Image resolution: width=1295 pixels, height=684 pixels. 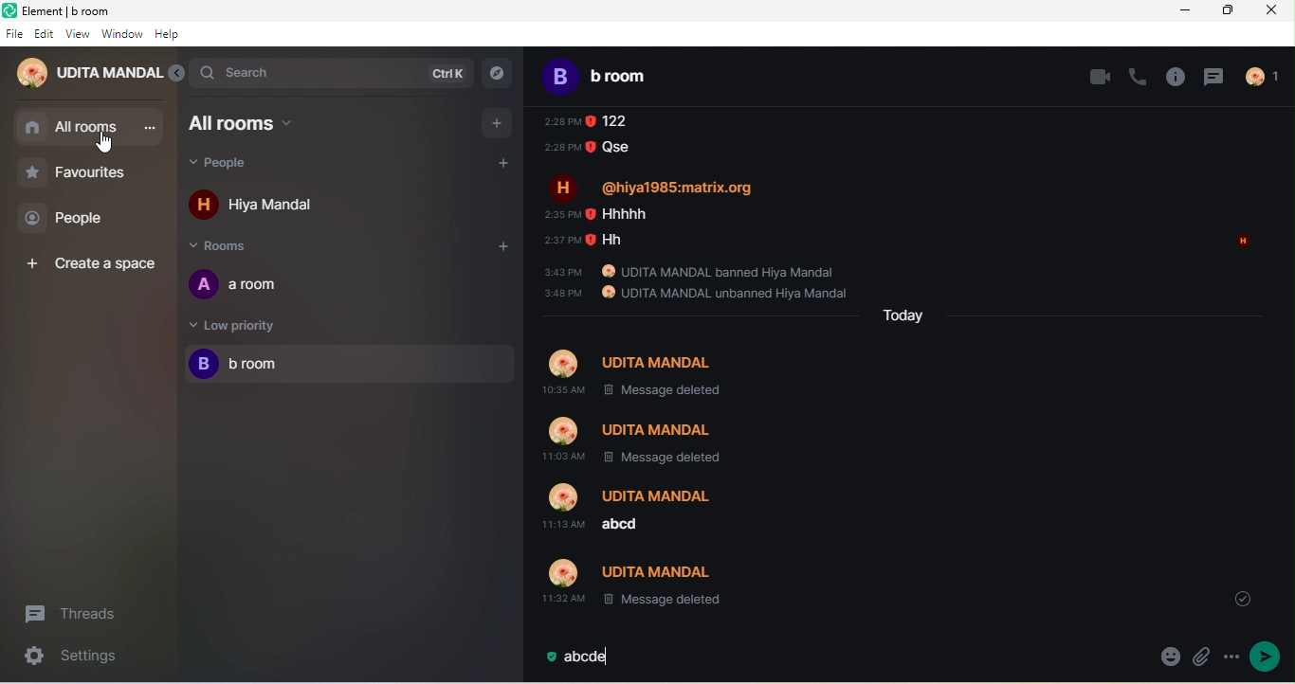 I want to click on close, so click(x=1274, y=13).